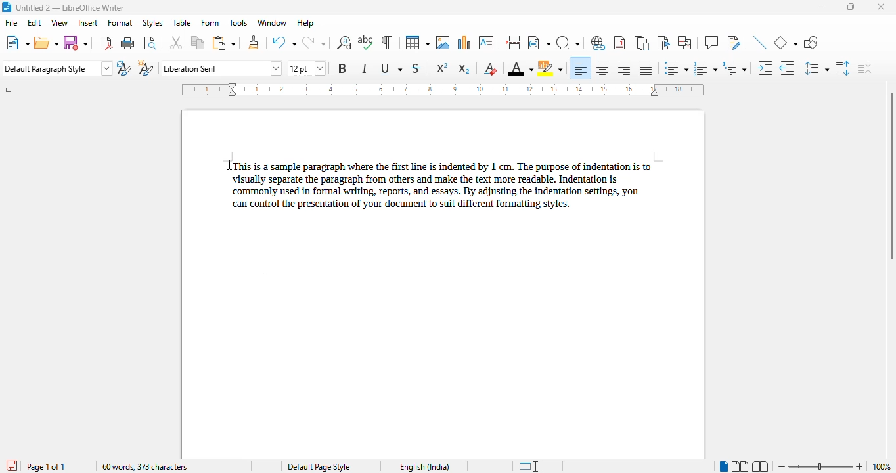 The width and height of the screenshot is (896, 473). What do you see at coordinates (464, 69) in the screenshot?
I see `subscript` at bounding box center [464, 69].